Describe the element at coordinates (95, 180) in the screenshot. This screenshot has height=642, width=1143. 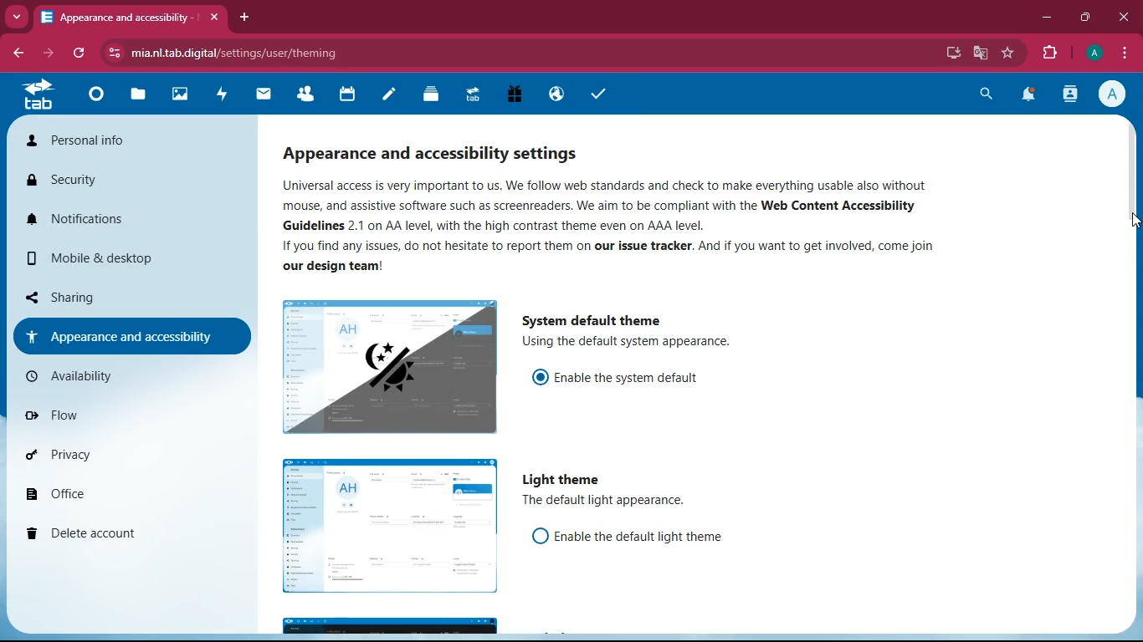
I see `security` at that location.